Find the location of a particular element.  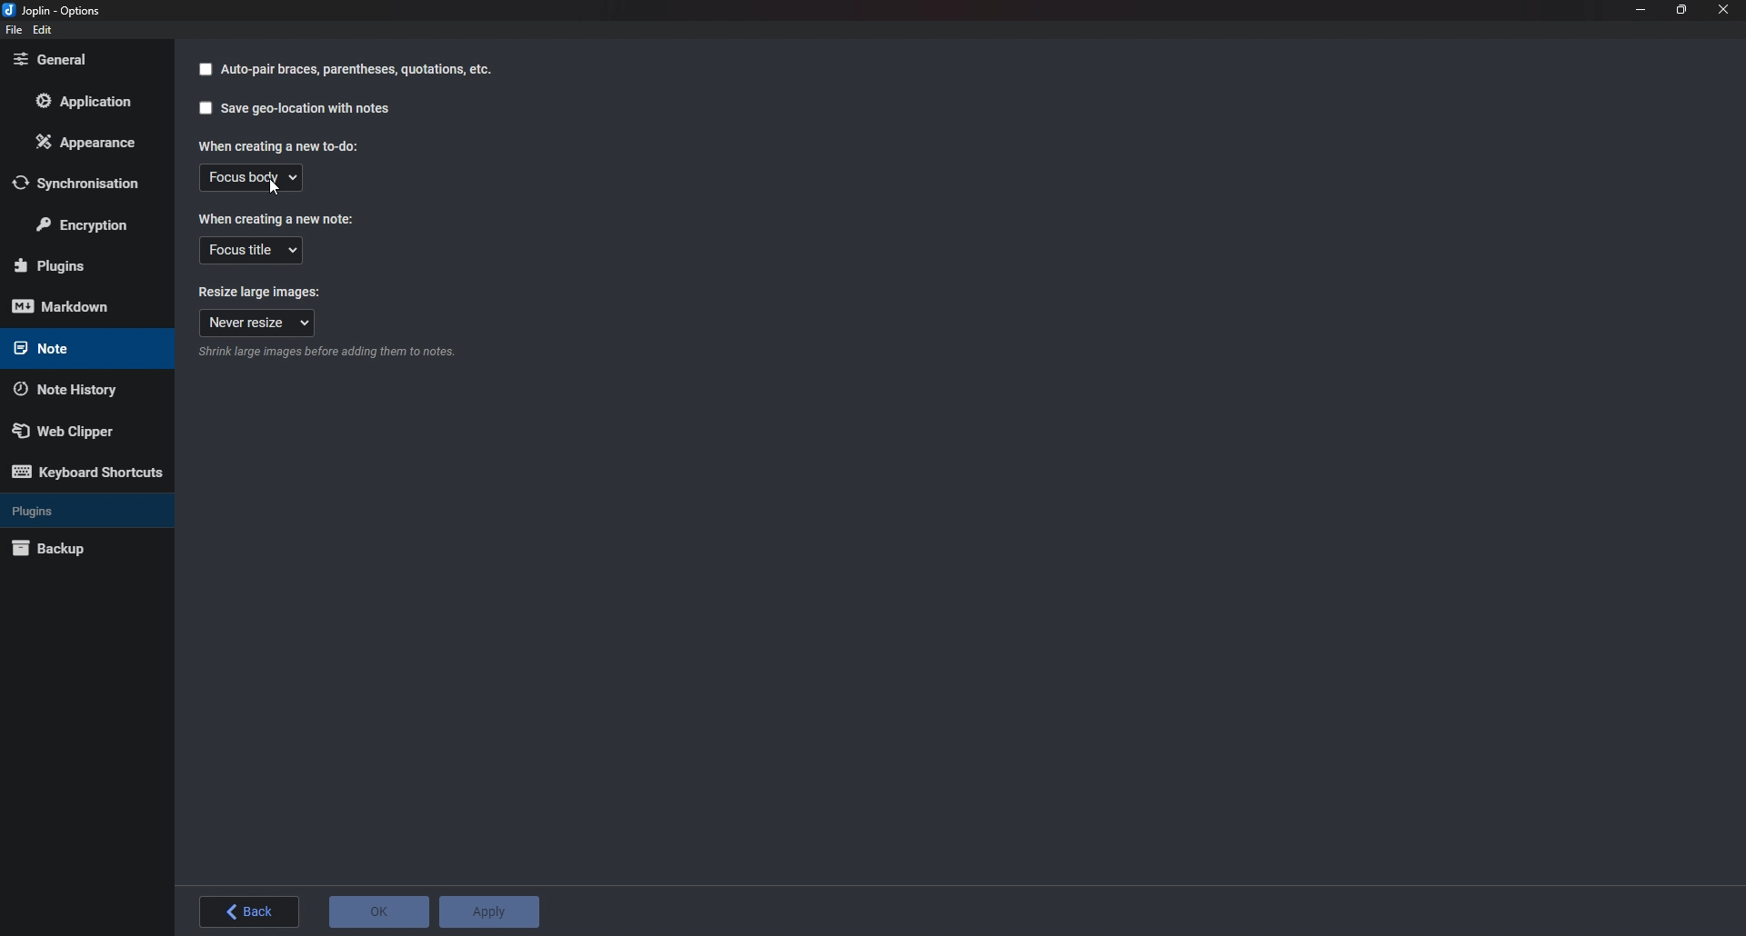

cursor is located at coordinates (276, 190).